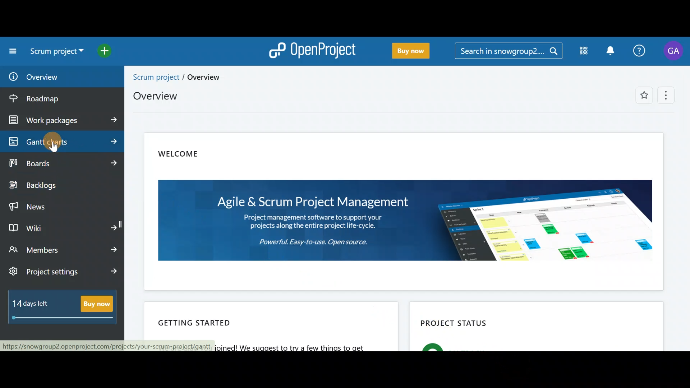 The image size is (690, 388). I want to click on Modules, so click(583, 51).